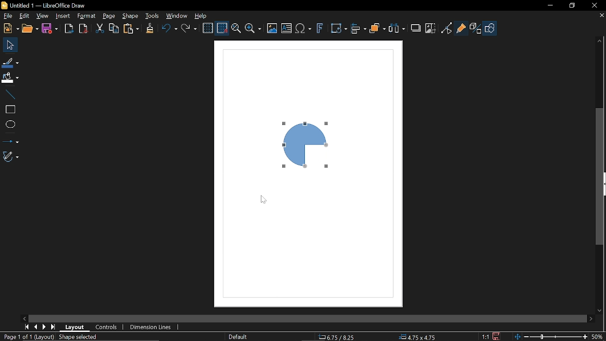 Image resolution: width=606 pixels, height=341 pixels. What do you see at coordinates (589, 318) in the screenshot?
I see `Move right` at bounding box center [589, 318].